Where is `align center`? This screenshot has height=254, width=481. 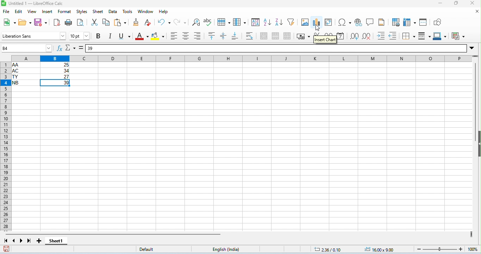 align center is located at coordinates (186, 36).